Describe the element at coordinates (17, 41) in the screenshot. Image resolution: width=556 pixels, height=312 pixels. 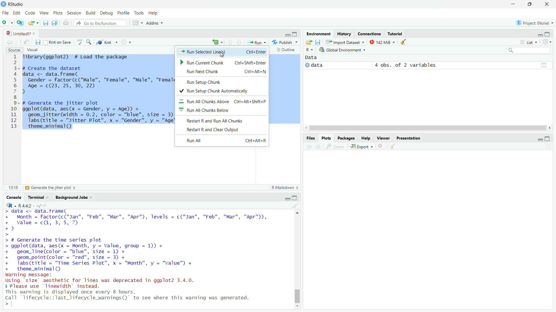
I see `go forward to next source location` at that location.